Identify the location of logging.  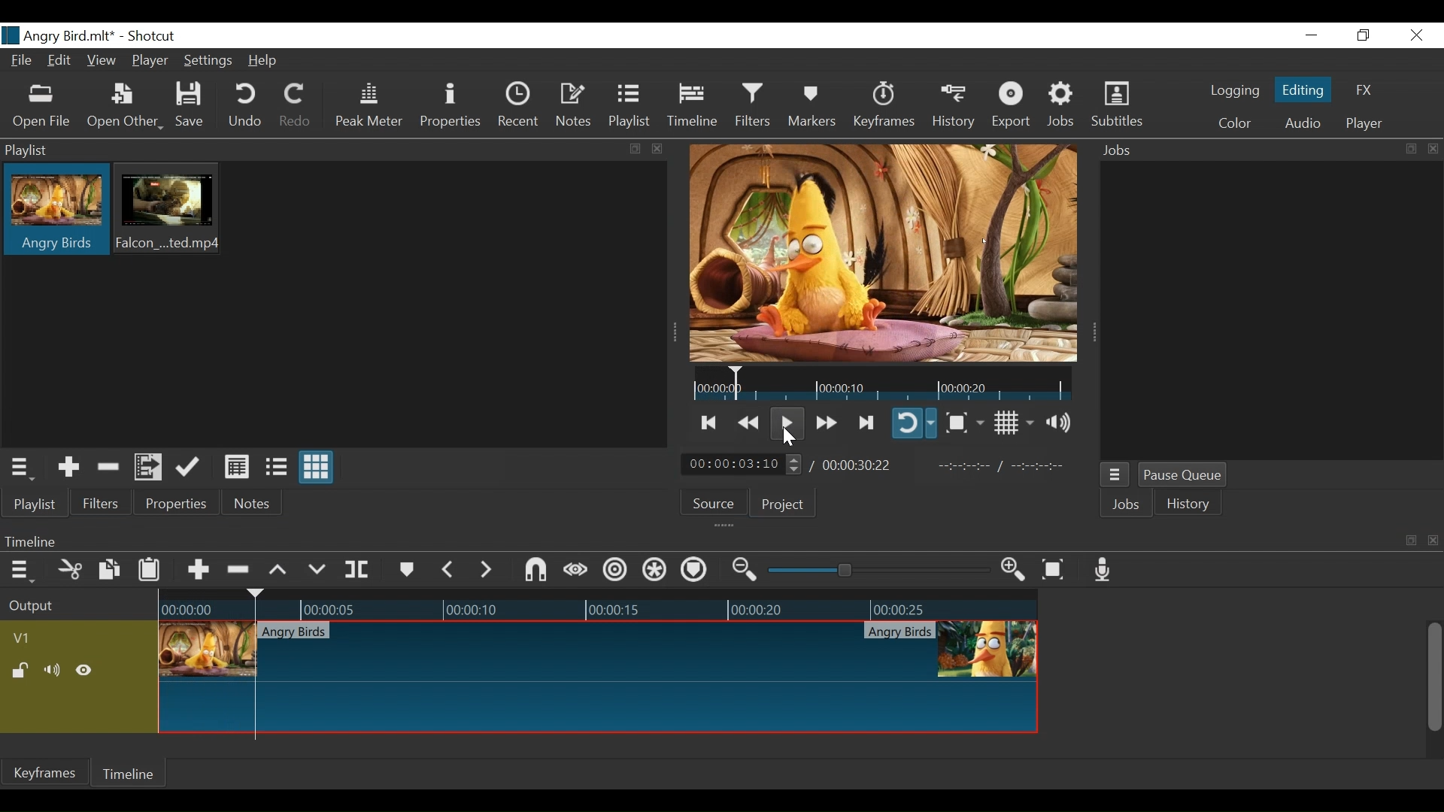
(1235, 92).